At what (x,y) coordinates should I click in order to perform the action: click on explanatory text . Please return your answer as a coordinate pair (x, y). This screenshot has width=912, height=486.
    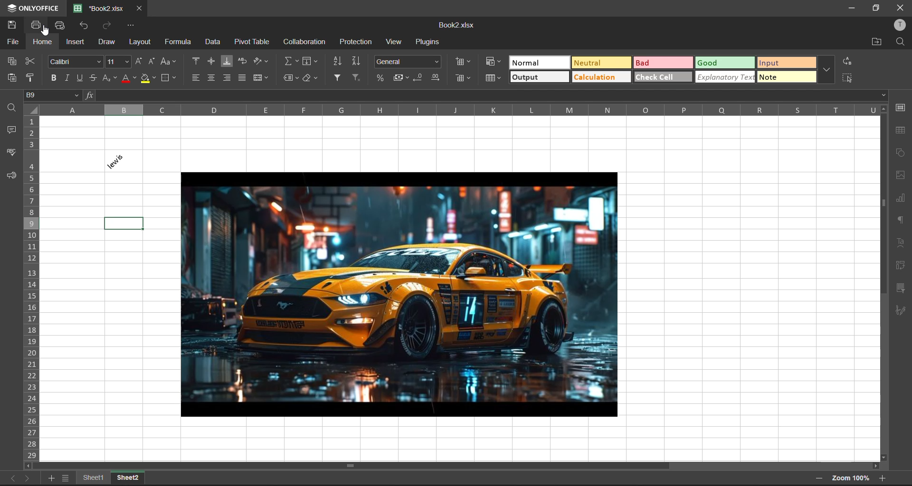
    Looking at the image, I should click on (723, 77).